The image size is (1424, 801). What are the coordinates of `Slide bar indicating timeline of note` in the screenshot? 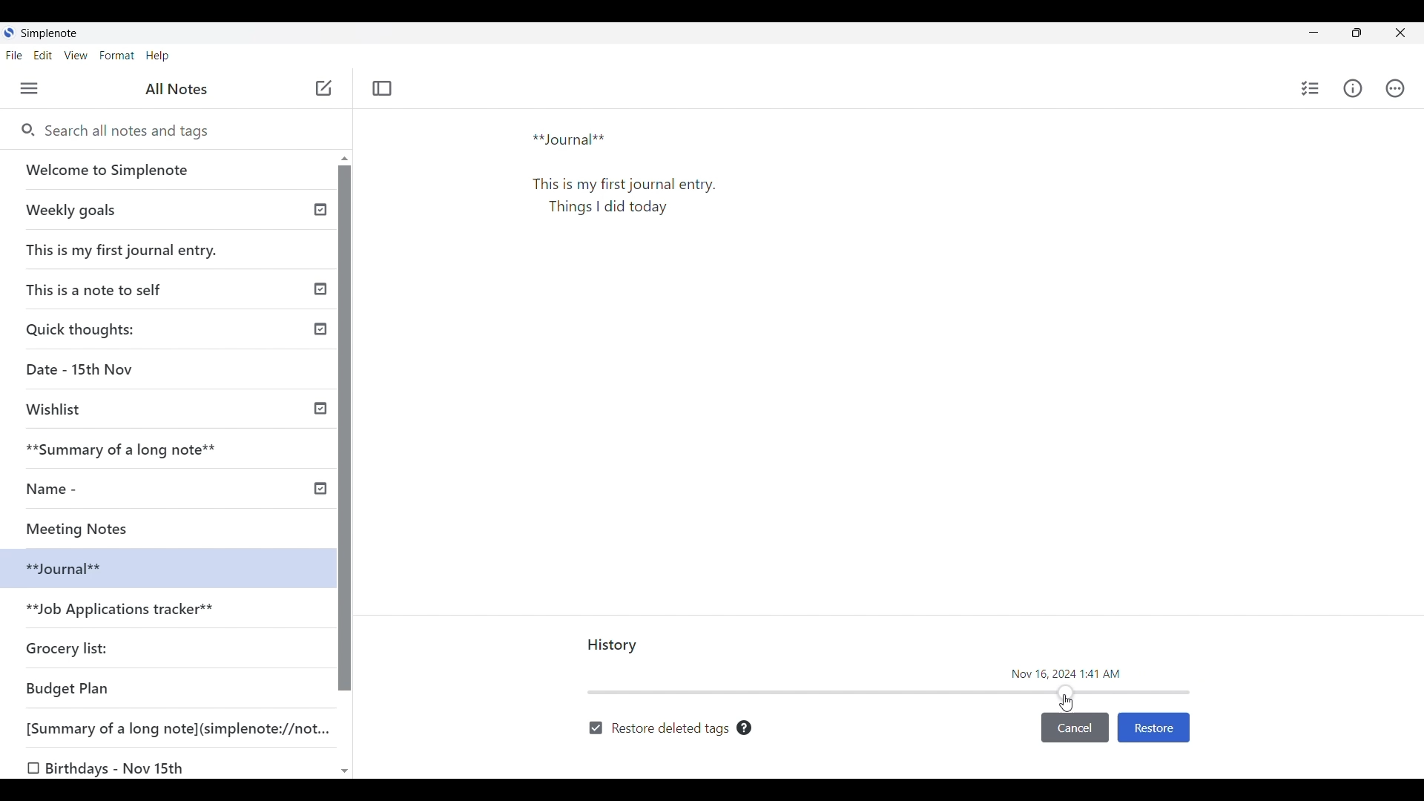 It's located at (890, 692).